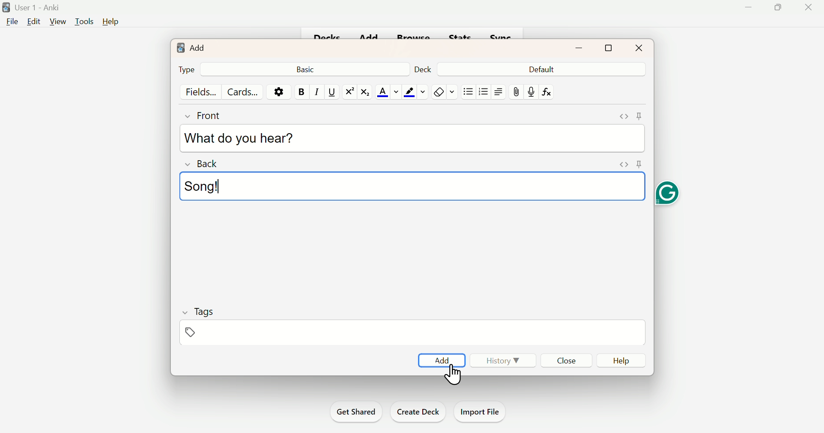 The width and height of the screenshot is (824, 433). What do you see at coordinates (355, 410) in the screenshot?
I see `Get Shared` at bounding box center [355, 410].